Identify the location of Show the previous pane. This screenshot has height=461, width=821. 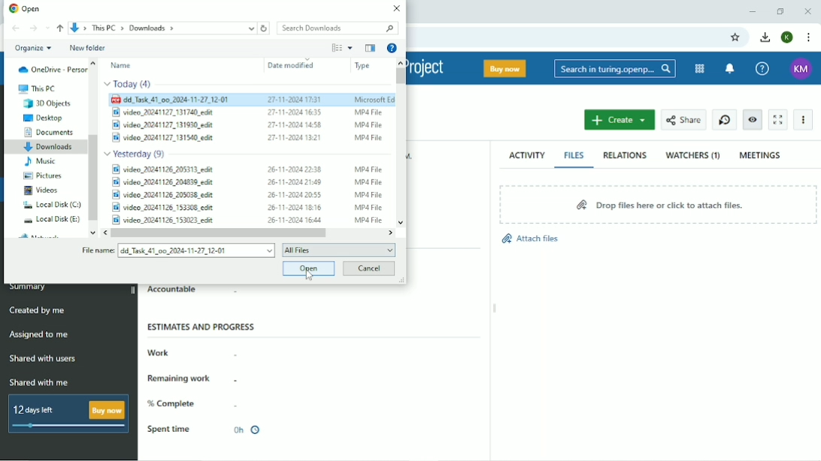
(370, 48).